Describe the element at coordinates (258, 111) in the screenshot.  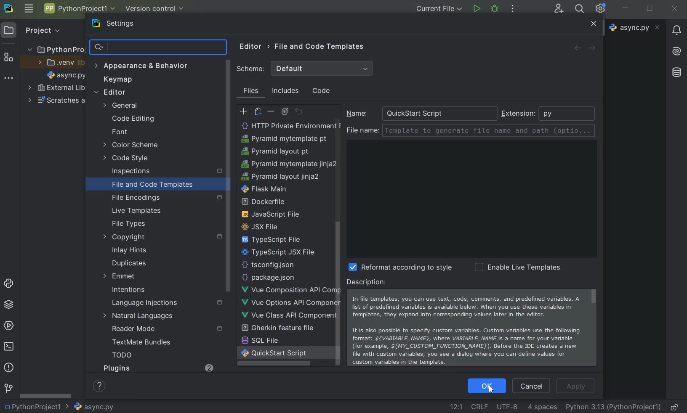
I see `create child template file` at that location.